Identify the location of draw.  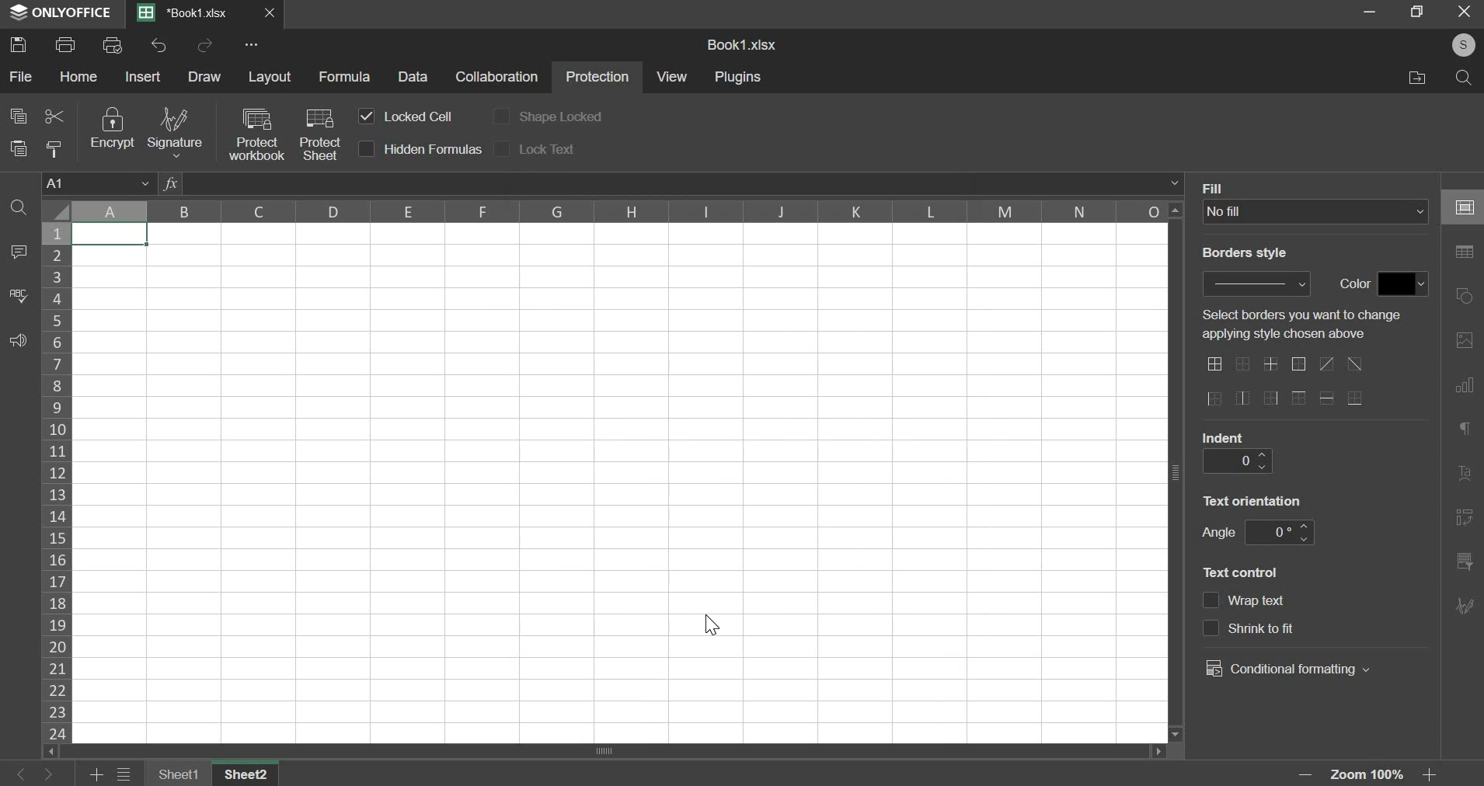
(204, 76).